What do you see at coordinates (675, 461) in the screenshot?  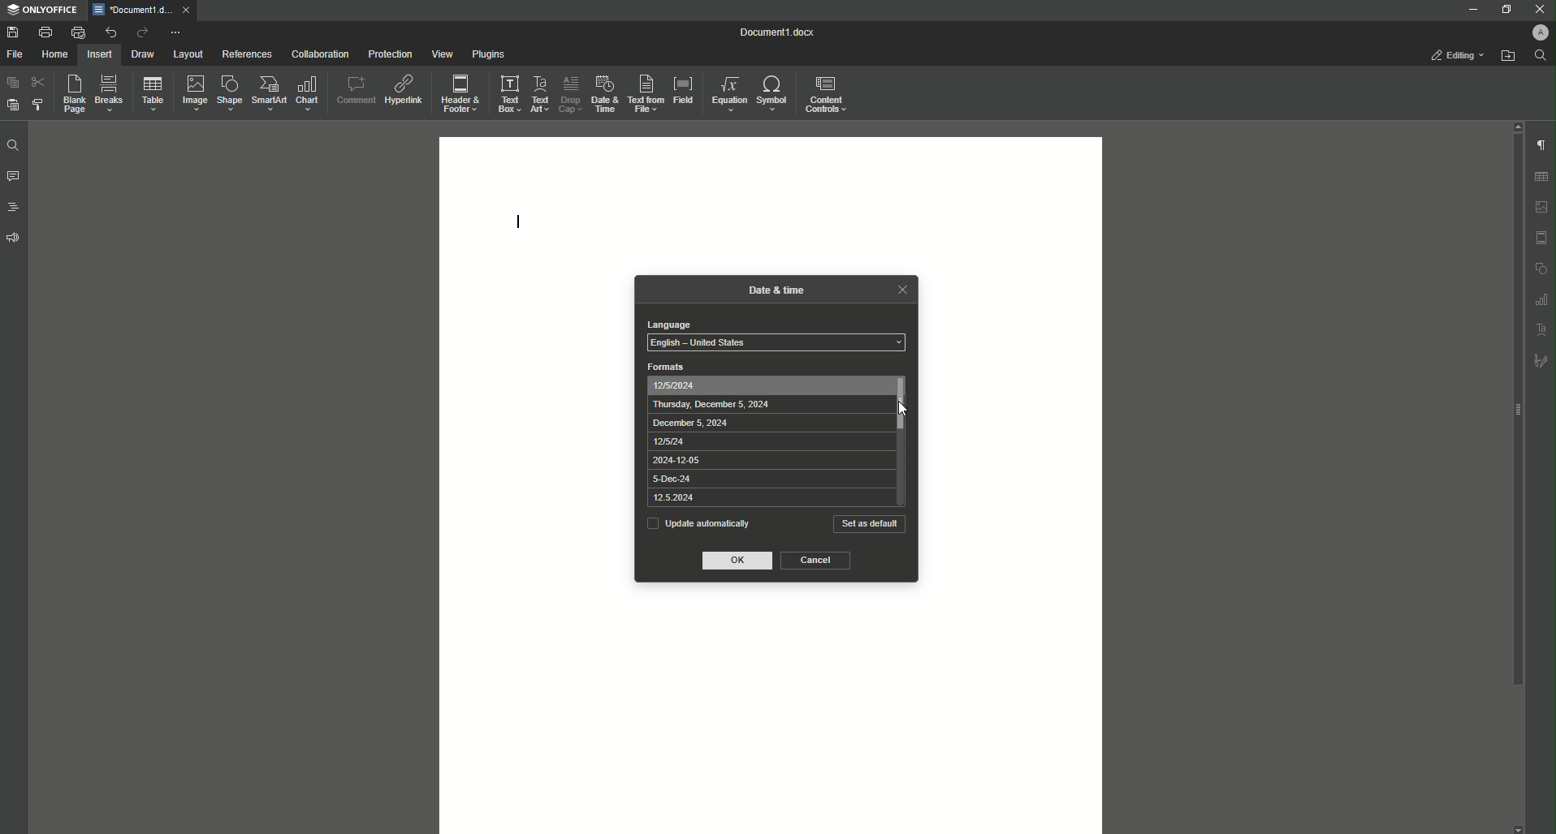 I see `2024-12-05` at bounding box center [675, 461].